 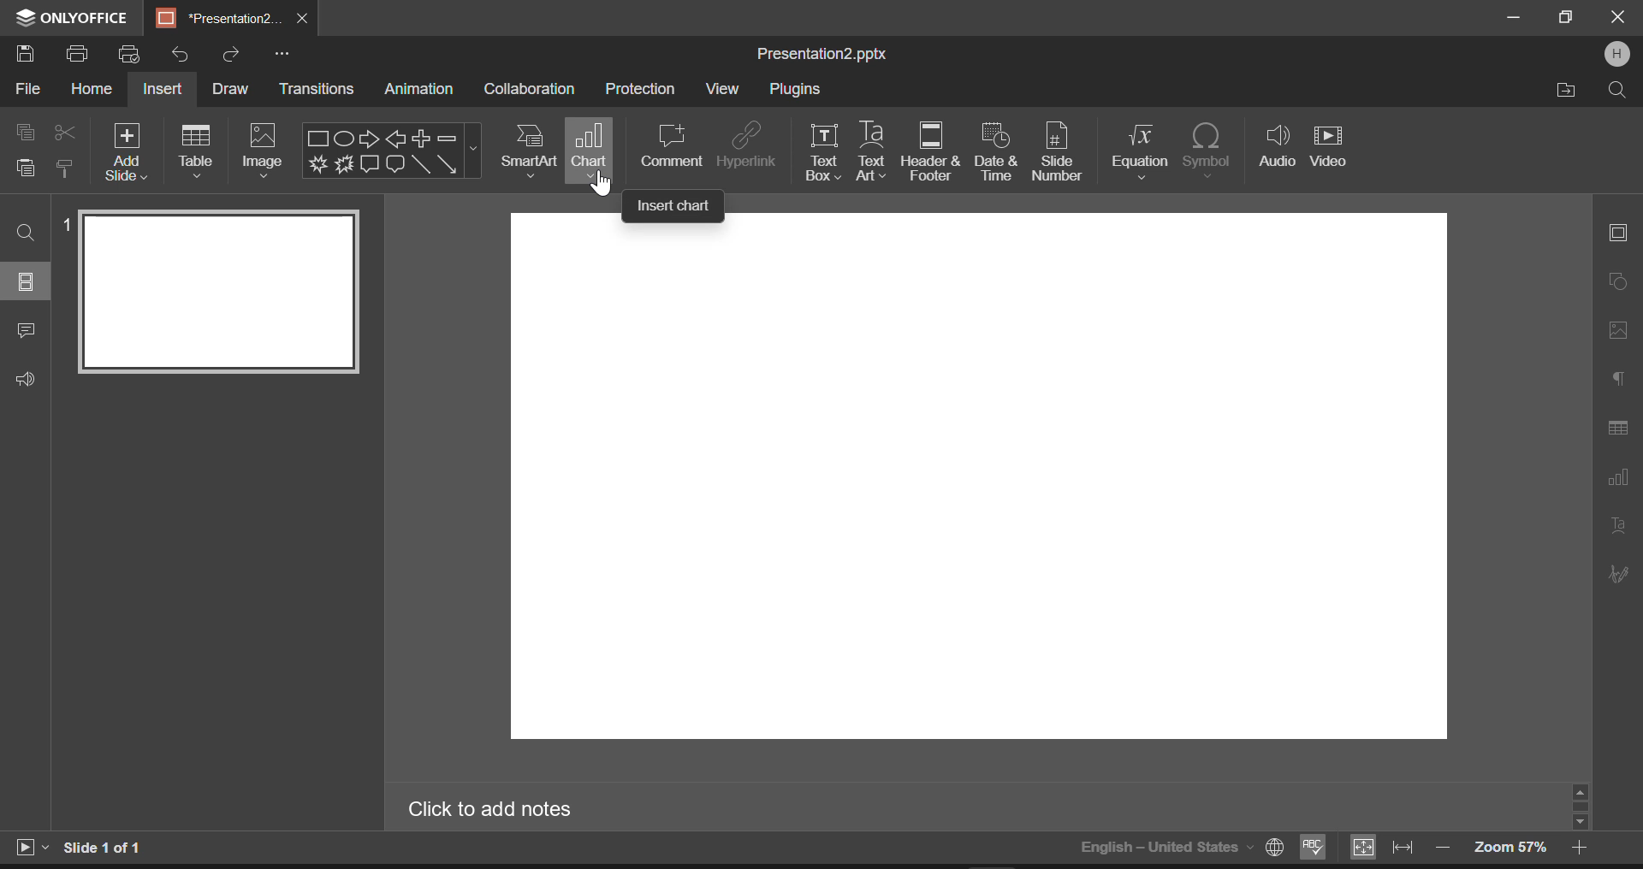 What do you see at coordinates (1403, 848) in the screenshot?
I see `Fit to width` at bounding box center [1403, 848].